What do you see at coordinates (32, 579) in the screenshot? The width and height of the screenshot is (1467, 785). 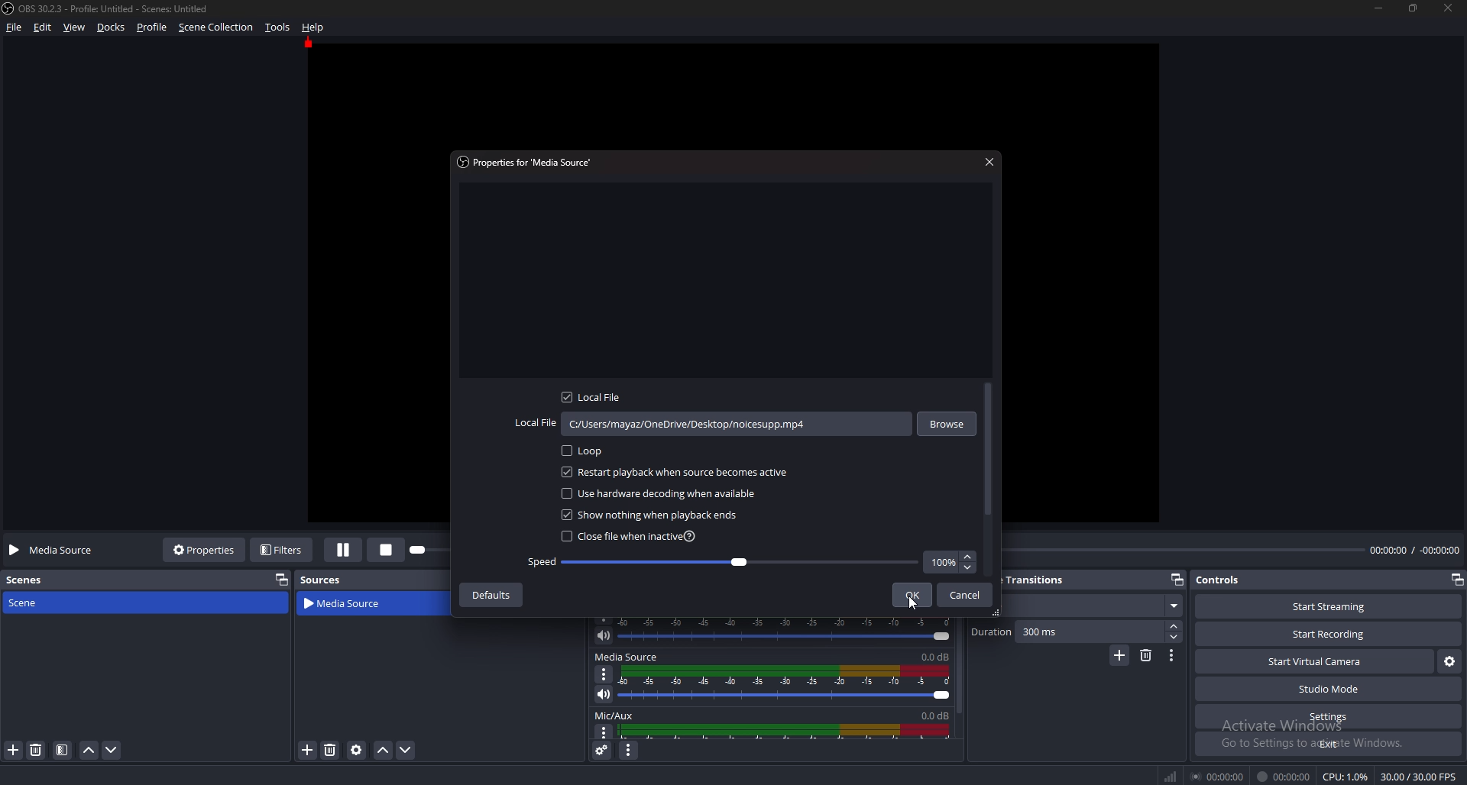 I see `scenes` at bounding box center [32, 579].